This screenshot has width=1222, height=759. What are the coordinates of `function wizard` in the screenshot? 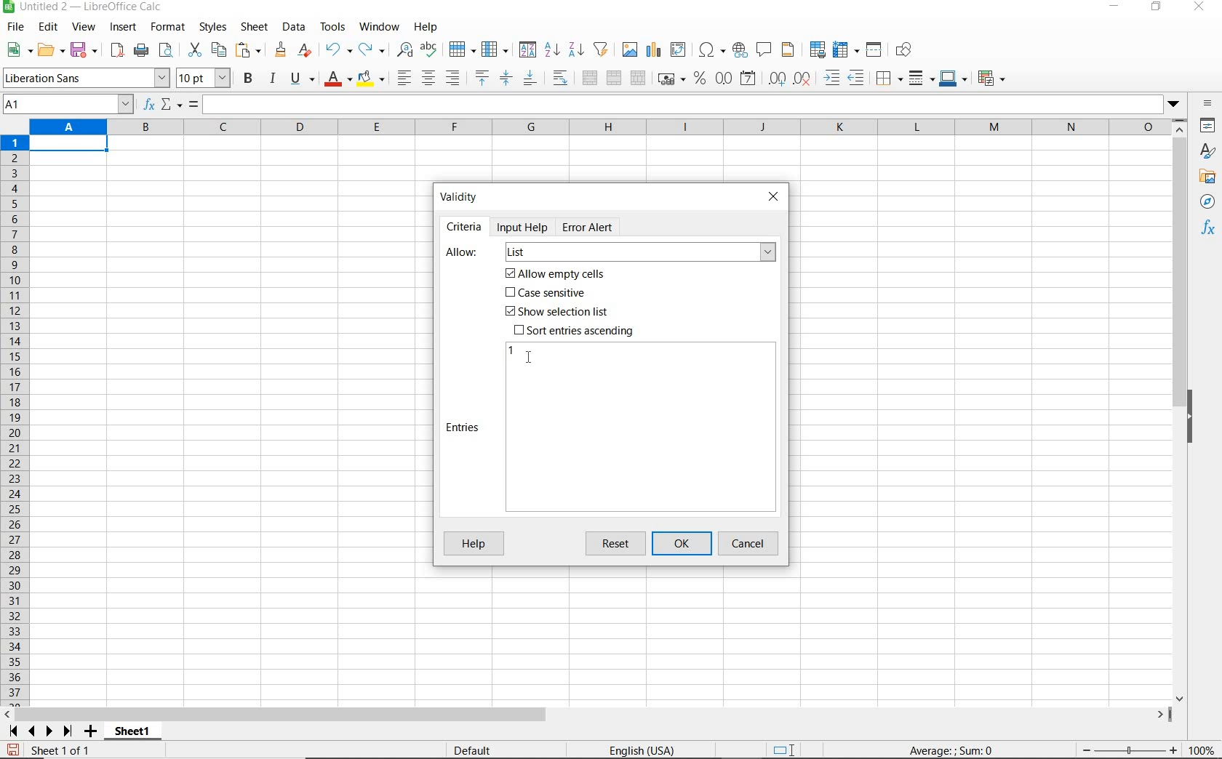 It's located at (147, 105).